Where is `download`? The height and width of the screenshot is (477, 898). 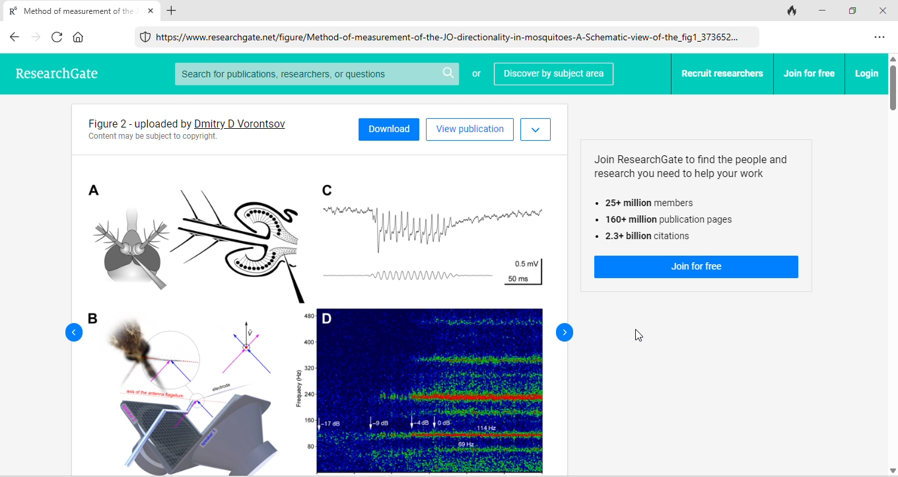
download is located at coordinates (390, 129).